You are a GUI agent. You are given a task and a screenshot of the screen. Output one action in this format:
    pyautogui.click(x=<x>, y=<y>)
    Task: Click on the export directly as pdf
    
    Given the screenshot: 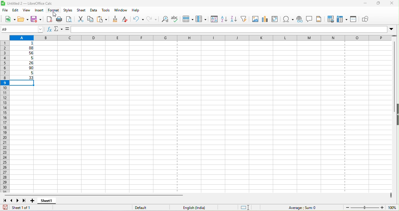 What is the action you would take?
    pyautogui.click(x=50, y=20)
    